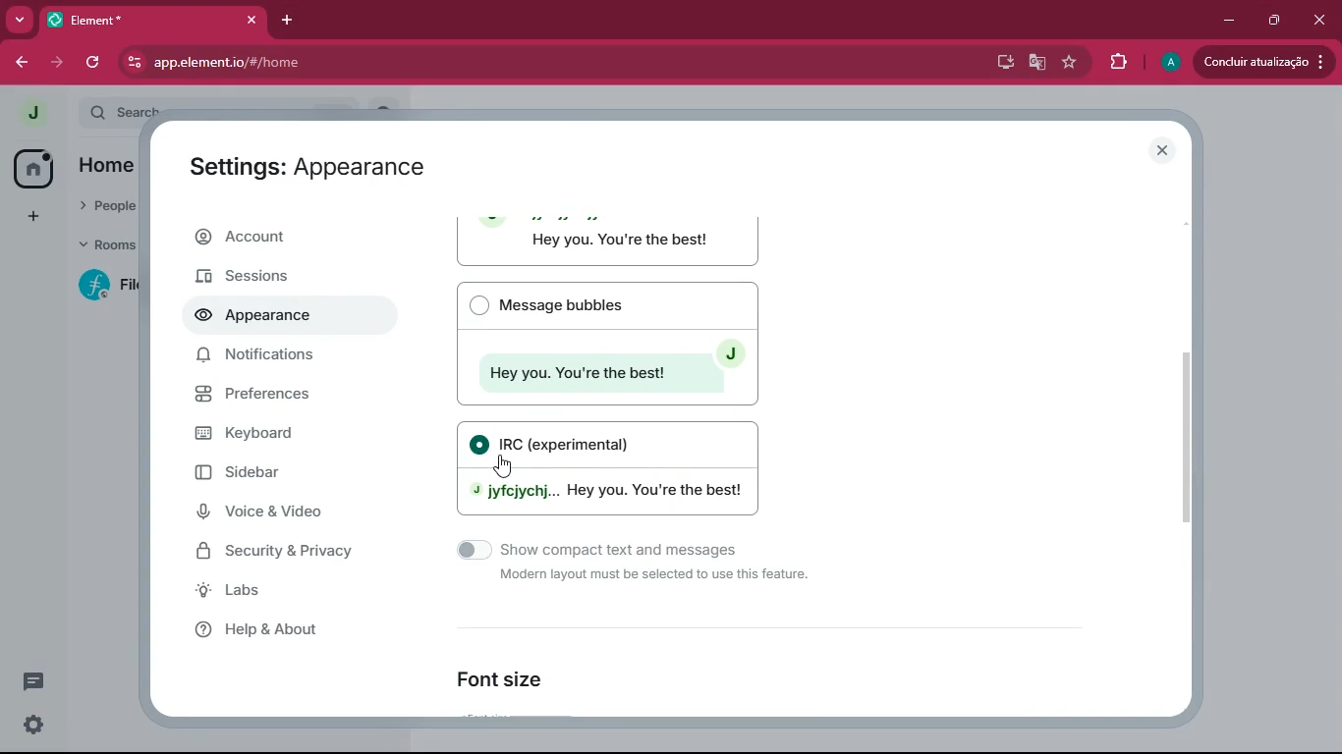 The image size is (1342, 754). What do you see at coordinates (293, 478) in the screenshot?
I see `sidebar` at bounding box center [293, 478].